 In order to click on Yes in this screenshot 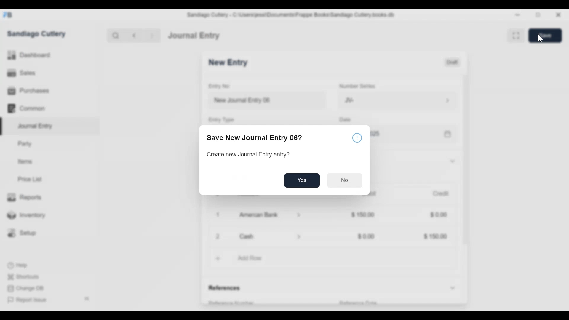, I will do `click(303, 181)`.